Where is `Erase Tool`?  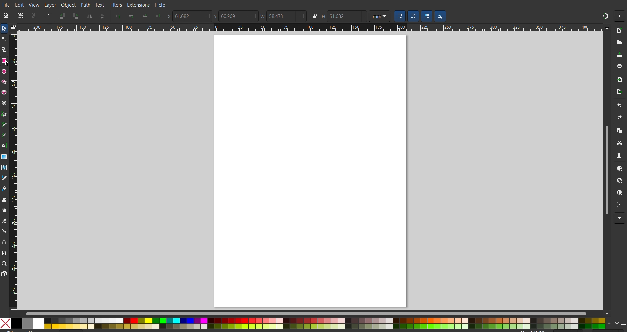 Erase Tool is located at coordinates (4, 222).